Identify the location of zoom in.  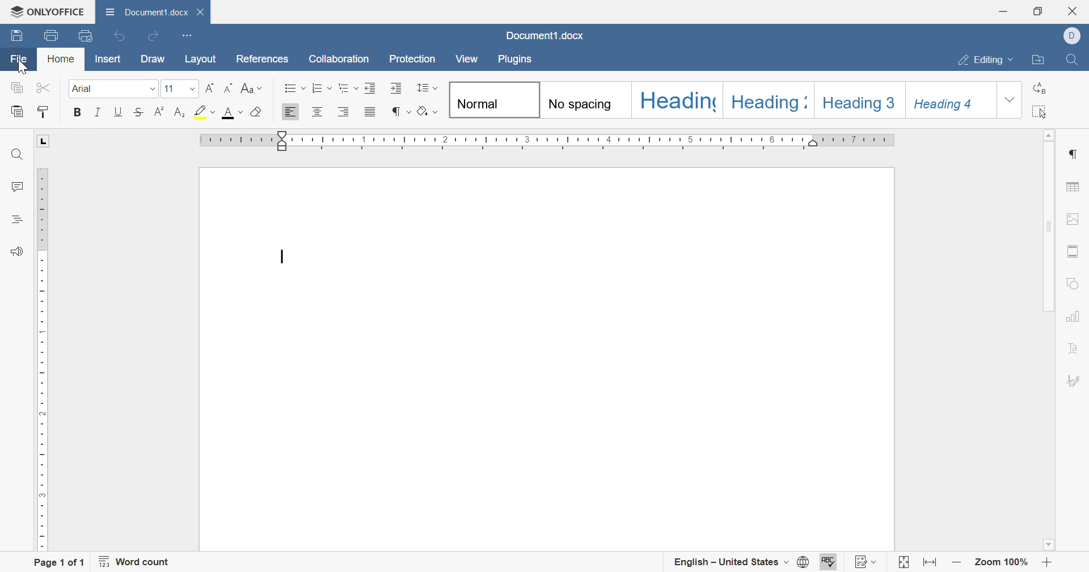
(1046, 563).